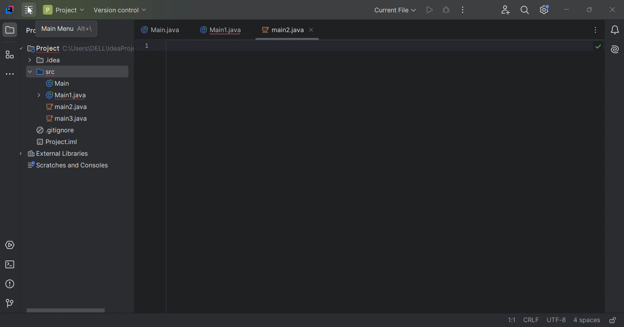 The width and height of the screenshot is (624, 327). What do you see at coordinates (507, 11) in the screenshot?
I see `Code with me` at bounding box center [507, 11].